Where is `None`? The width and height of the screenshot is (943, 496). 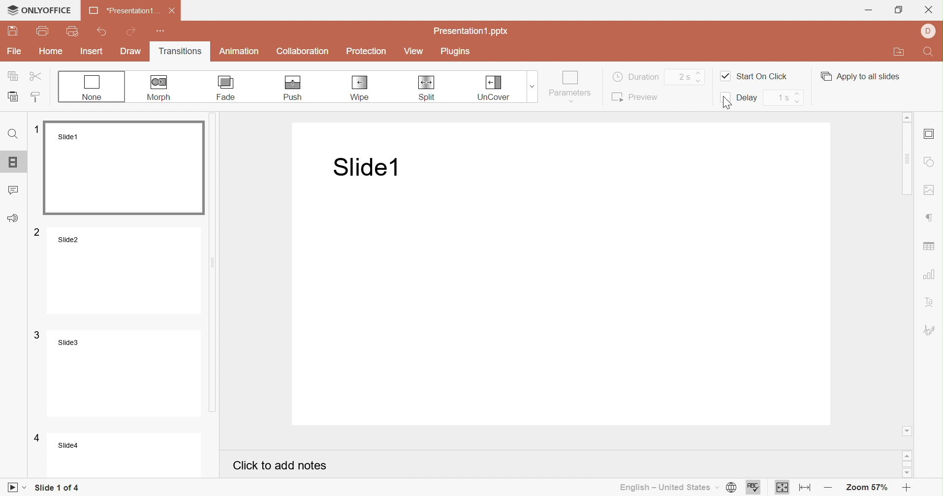 None is located at coordinates (93, 88).